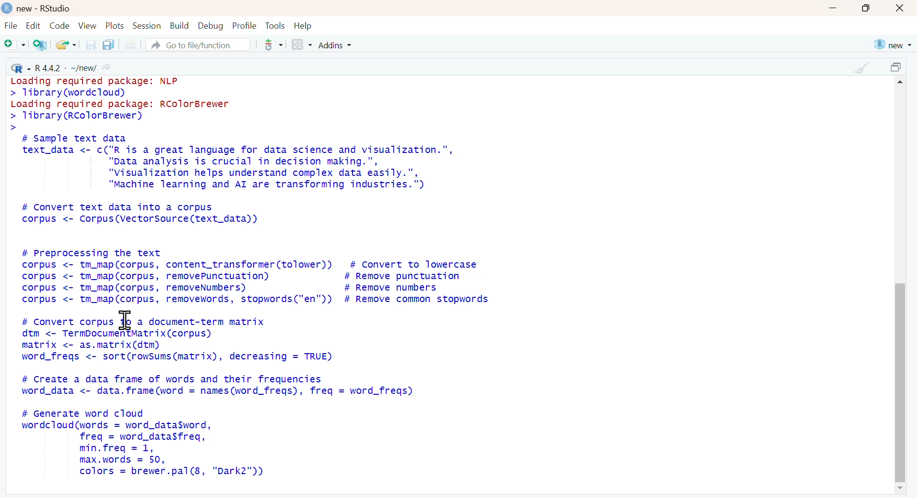  Describe the element at coordinates (256, 276) in the screenshot. I see `# Preprocessing the text

corpus <- tm_map (corpus, content_transformer (tolower)) # Convert to lowercase
corpus <- tm_map (corpus, removePunctuation) # Remove punctuation
corpus <- tm_map (corpus, removeNumbers) # Remove numbers

corpus <- tm_map(corpus, removeWords, stopwords("en")) # Remove common stopwords` at that location.